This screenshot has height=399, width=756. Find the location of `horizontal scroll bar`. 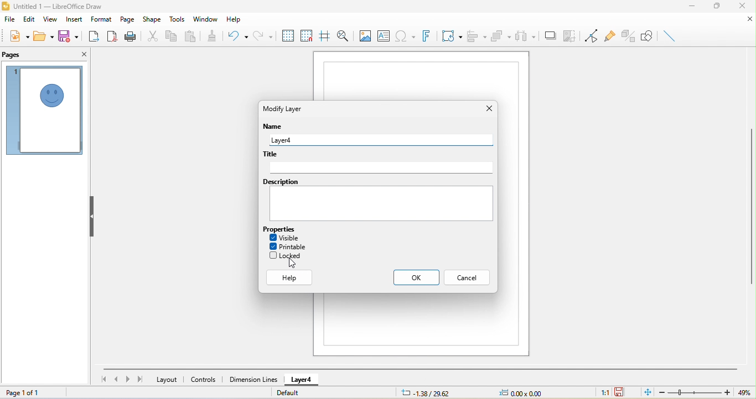

horizontal scroll bar is located at coordinates (421, 369).